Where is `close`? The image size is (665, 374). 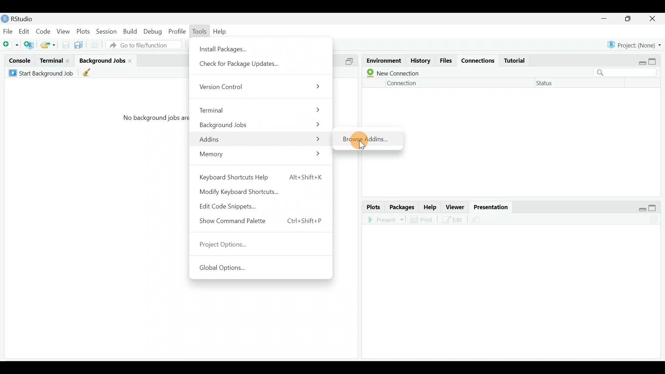 close is located at coordinates (653, 19).